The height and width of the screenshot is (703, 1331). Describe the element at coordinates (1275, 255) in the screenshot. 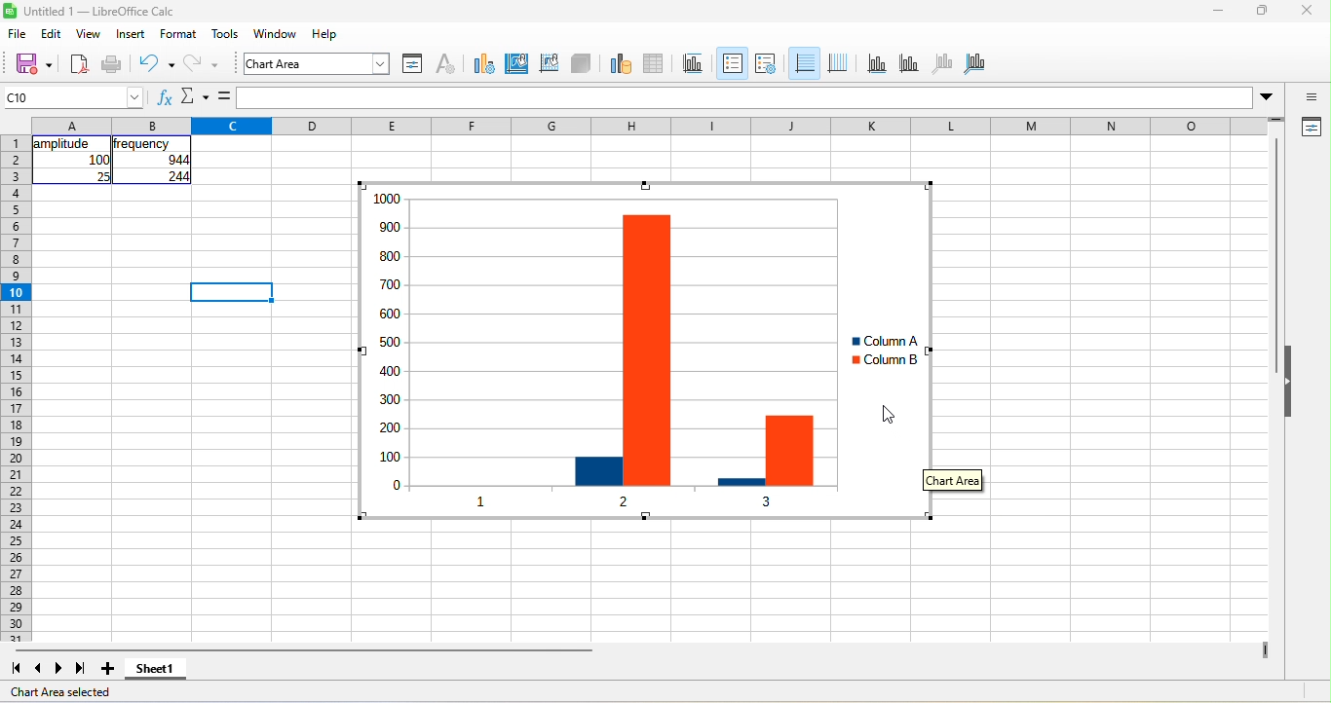

I see `Vertical slide bar` at that location.